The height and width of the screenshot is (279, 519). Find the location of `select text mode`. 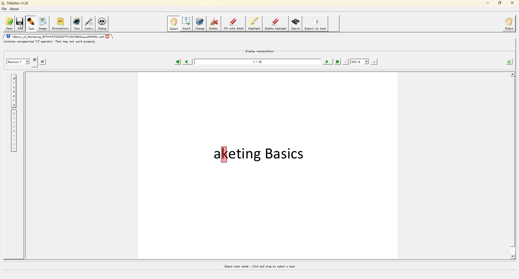

select text mode is located at coordinates (259, 265).